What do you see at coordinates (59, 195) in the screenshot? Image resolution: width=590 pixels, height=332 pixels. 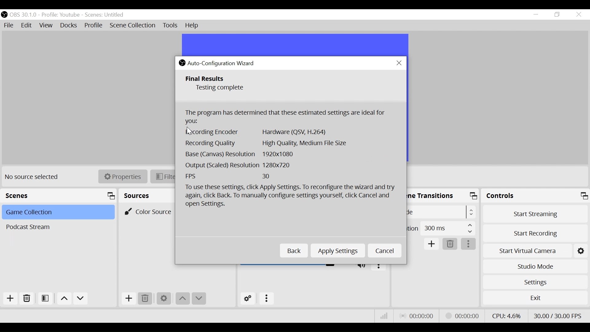 I see `Scenes Panel` at bounding box center [59, 195].